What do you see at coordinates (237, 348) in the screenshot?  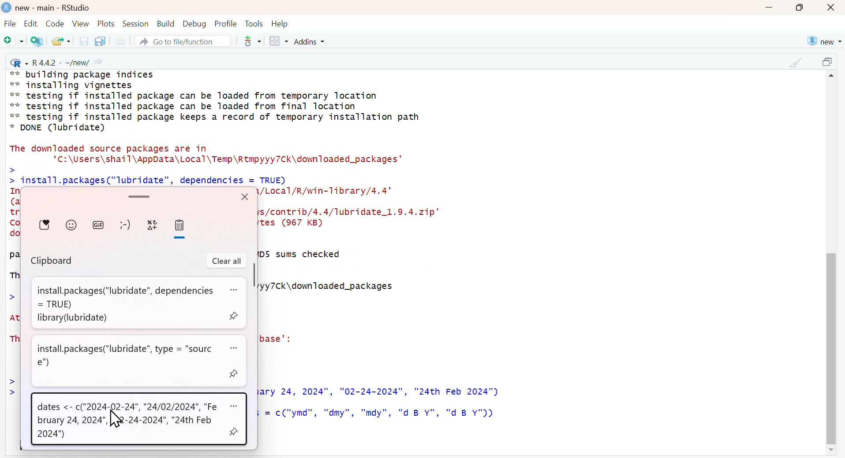 I see `more options` at bounding box center [237, 348].